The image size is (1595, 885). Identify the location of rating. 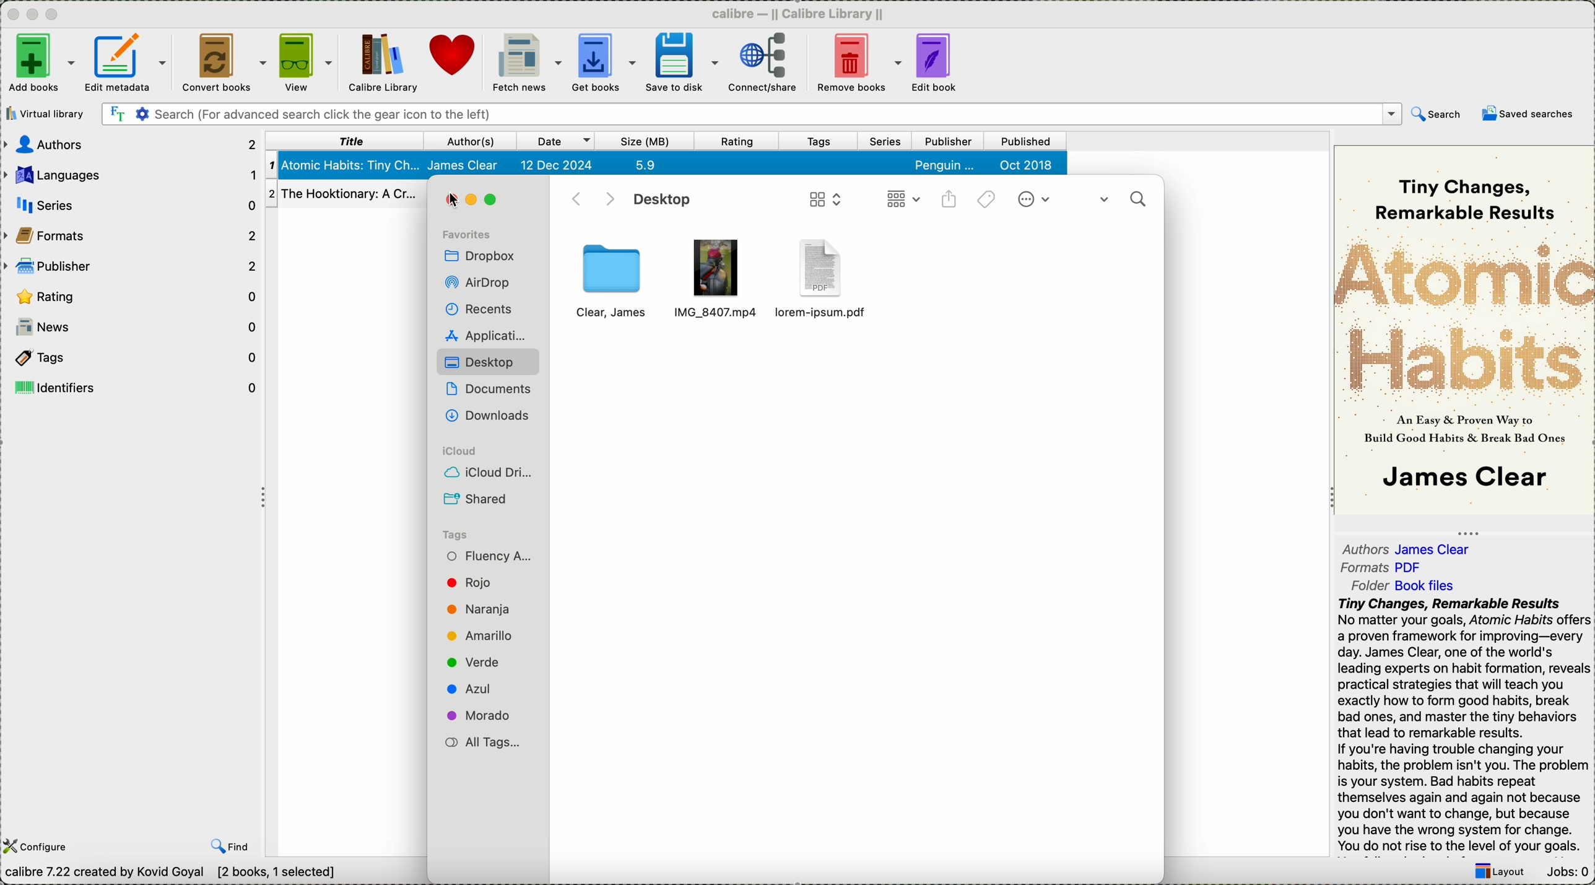
(129, 295).